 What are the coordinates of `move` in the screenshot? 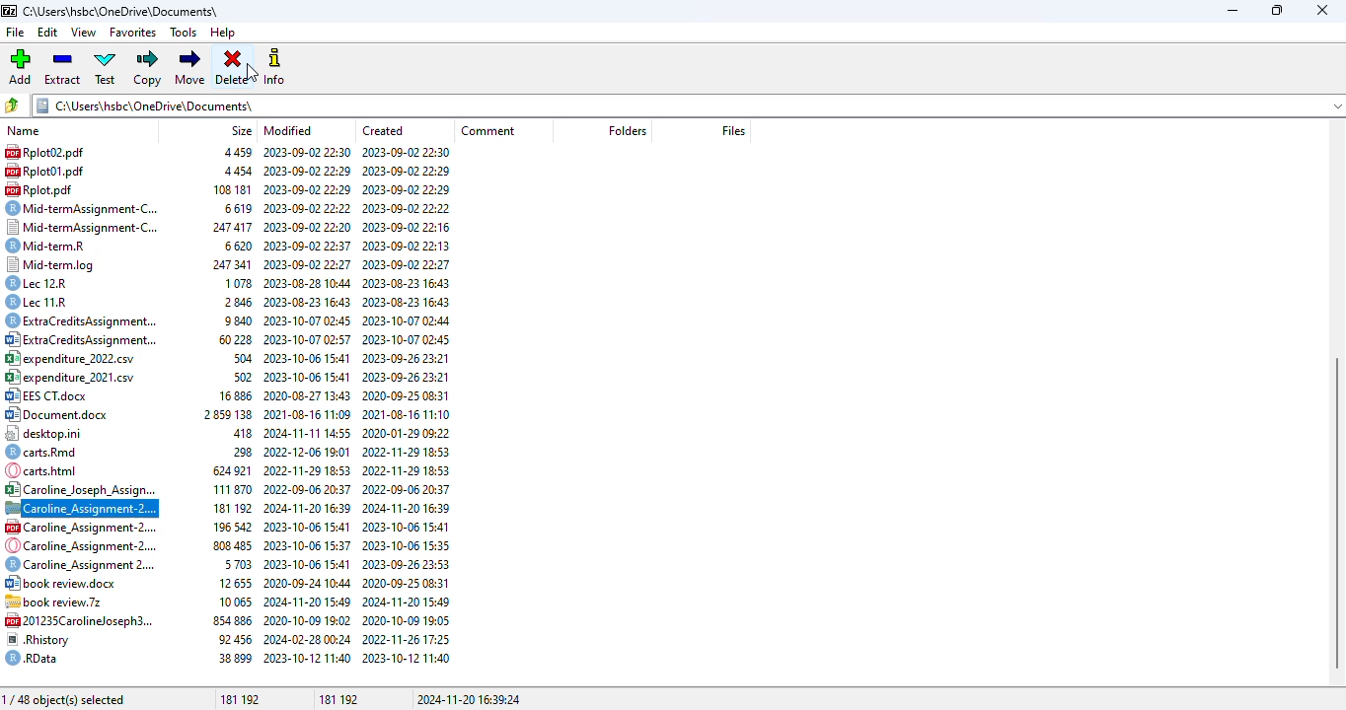 It's located at (190, 68).